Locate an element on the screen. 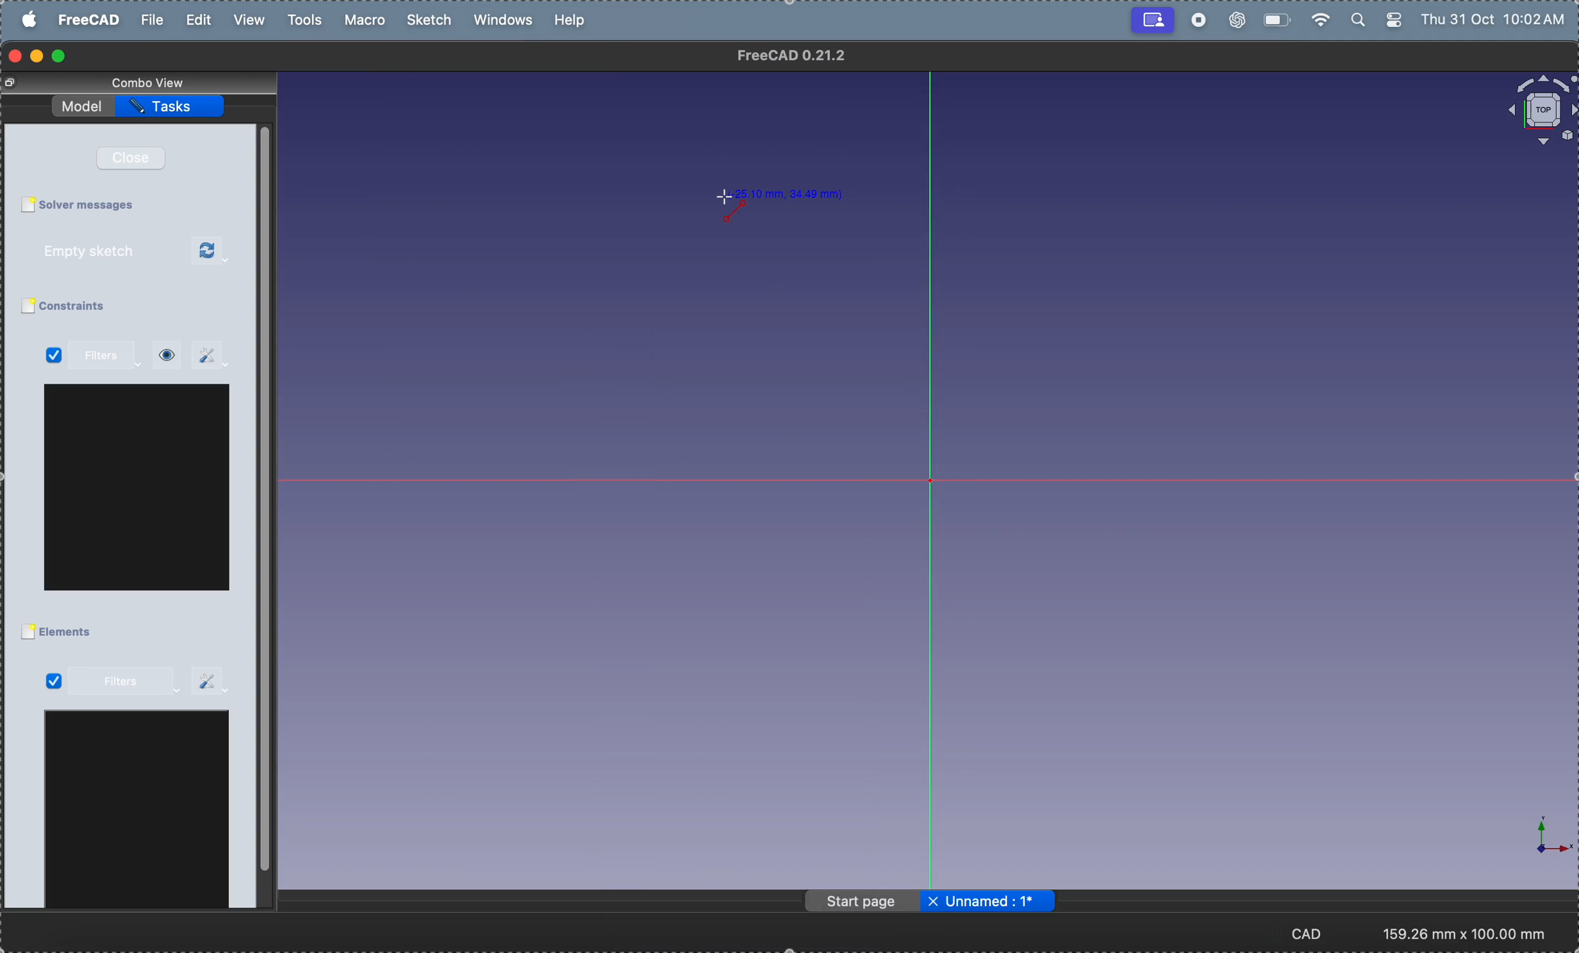  windows is located at coordinates (508, 21).